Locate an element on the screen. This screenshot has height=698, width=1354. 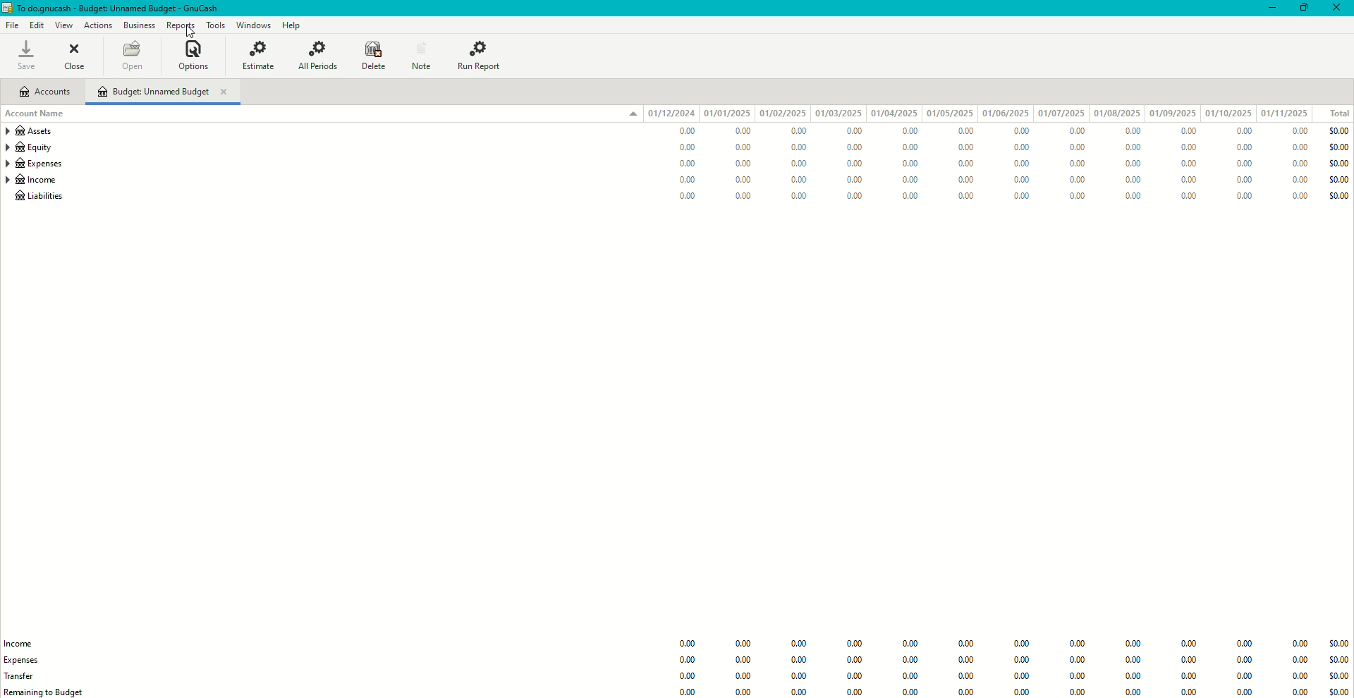
0.00 is located at coordinates (800, 692).